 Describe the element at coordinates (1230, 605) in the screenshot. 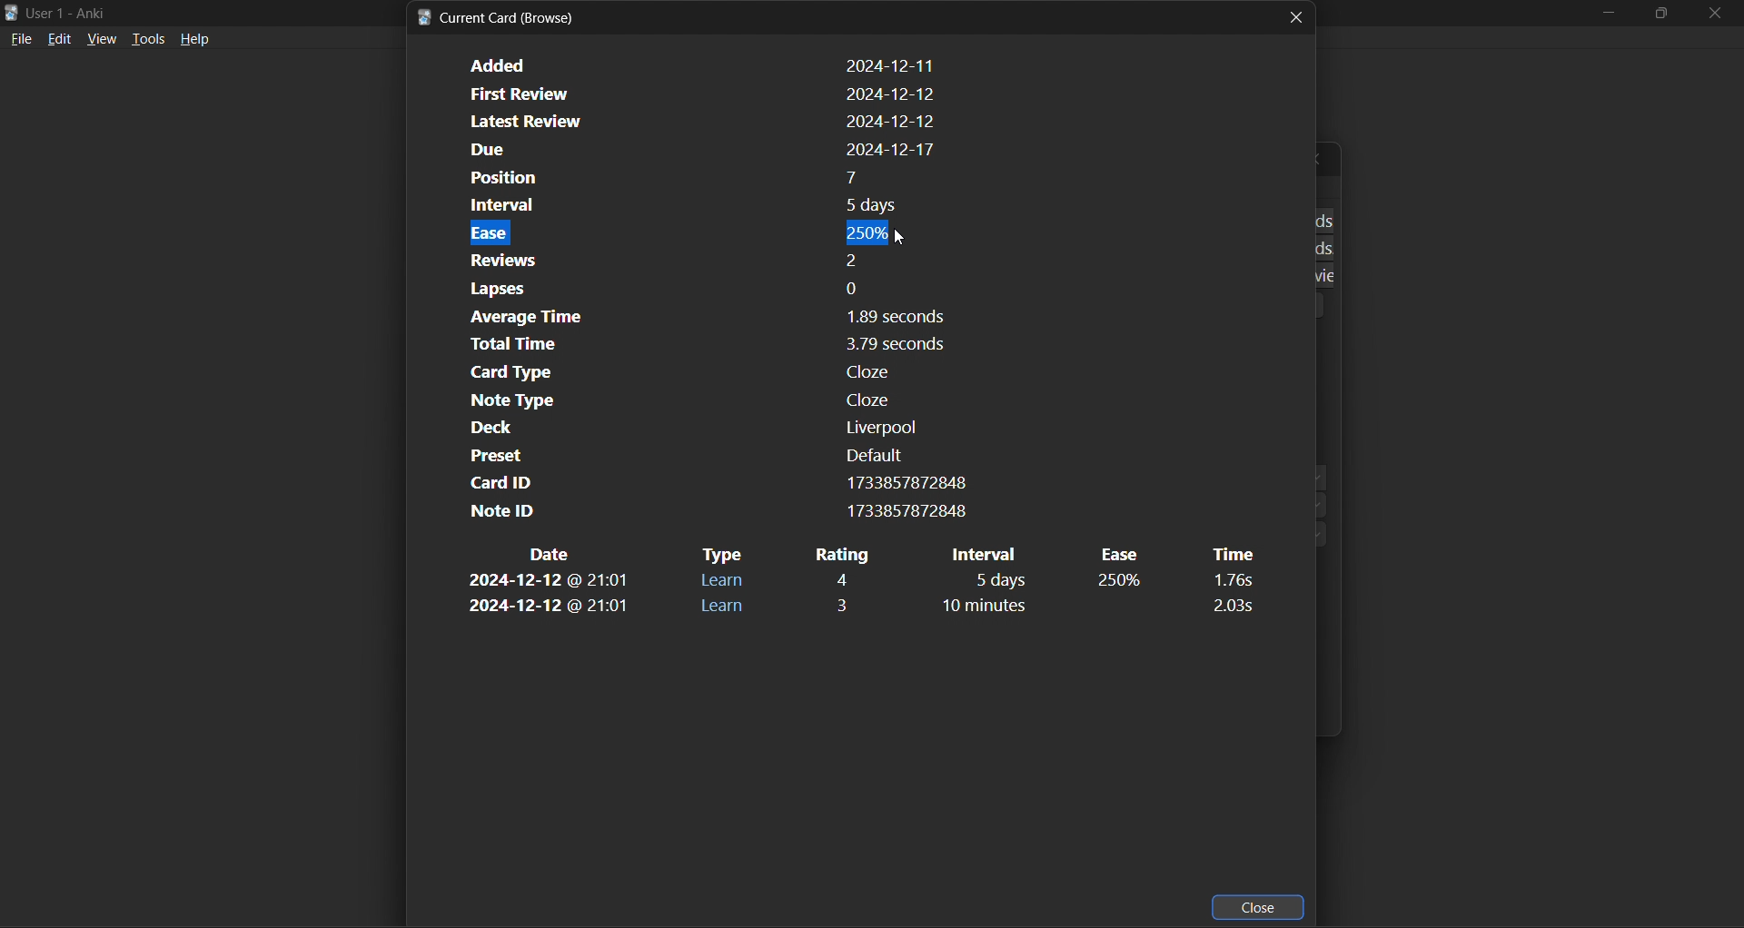

I see `time` at that location.